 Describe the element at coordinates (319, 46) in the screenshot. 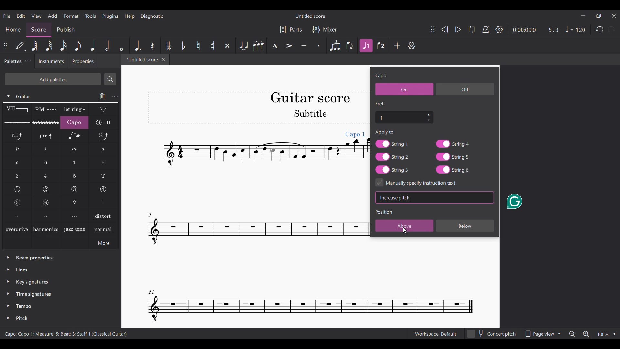

I see `Staccato` at that location.